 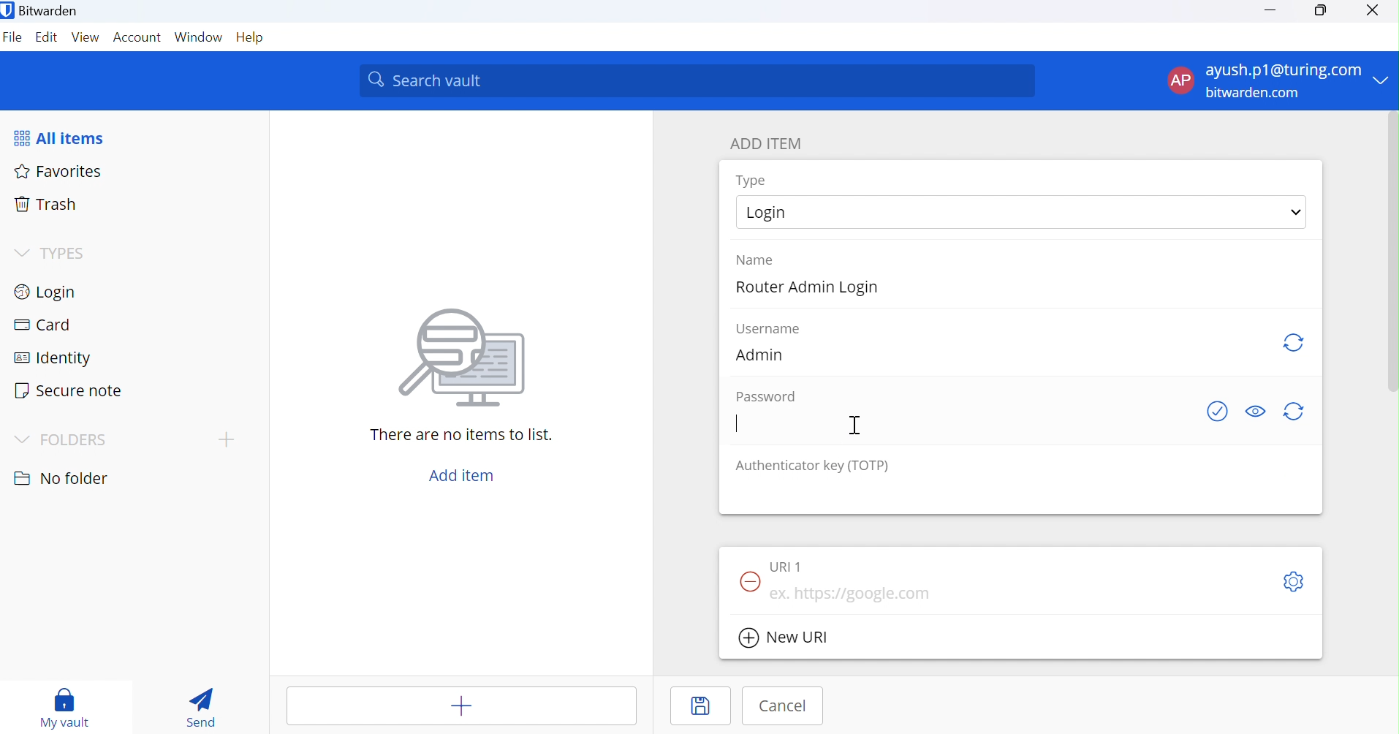 What do you see at coordinates (1020, 289) in the screenshot?
I see `add name` at bounding box center [1020, 289].